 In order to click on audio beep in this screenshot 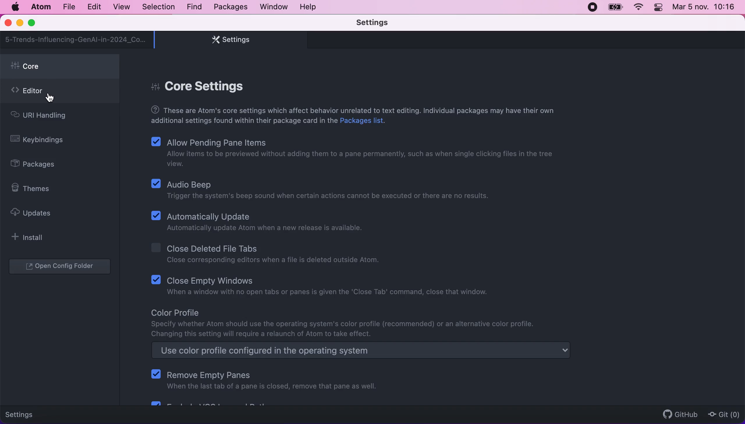, I will do `click(331, 190)`.